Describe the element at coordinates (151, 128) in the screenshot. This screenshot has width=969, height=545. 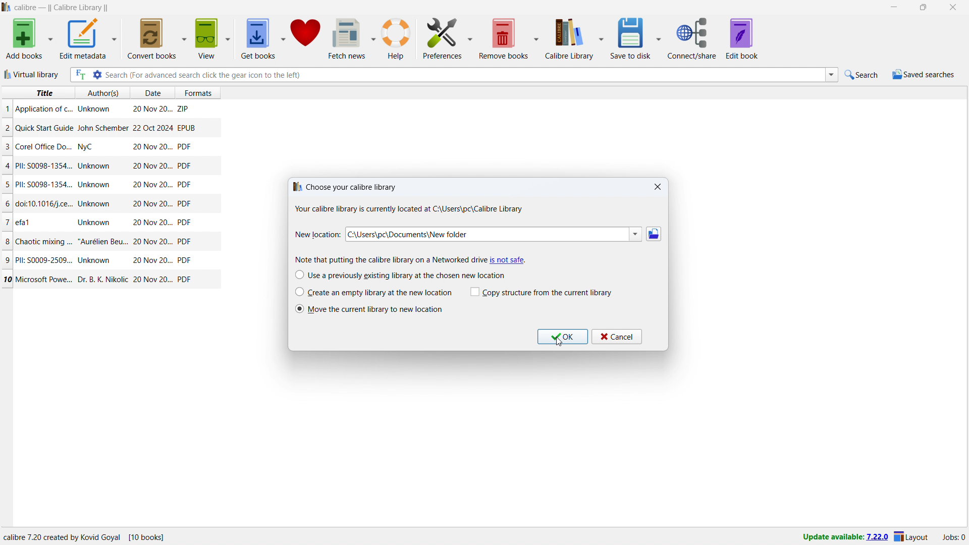
I see `Date` at that location.